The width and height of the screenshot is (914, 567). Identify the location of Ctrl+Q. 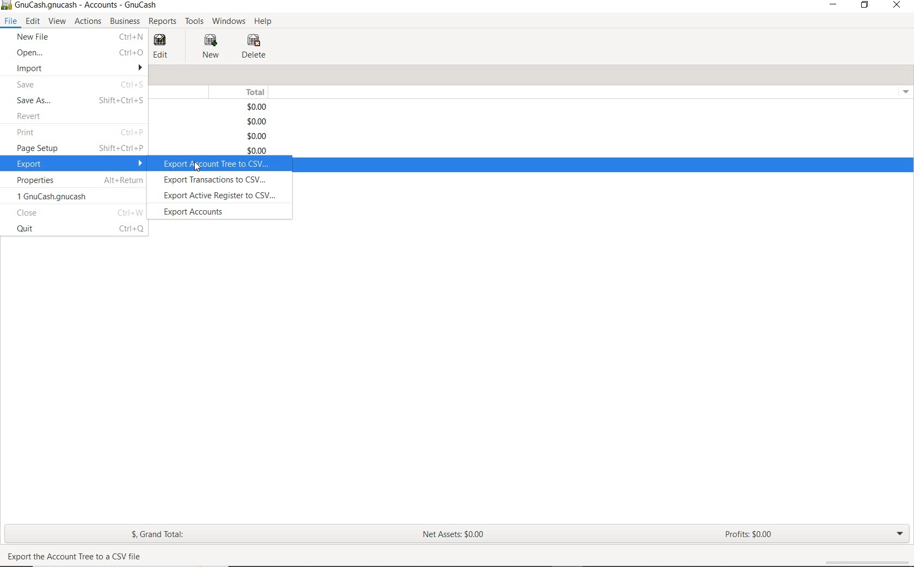
(130, 229).